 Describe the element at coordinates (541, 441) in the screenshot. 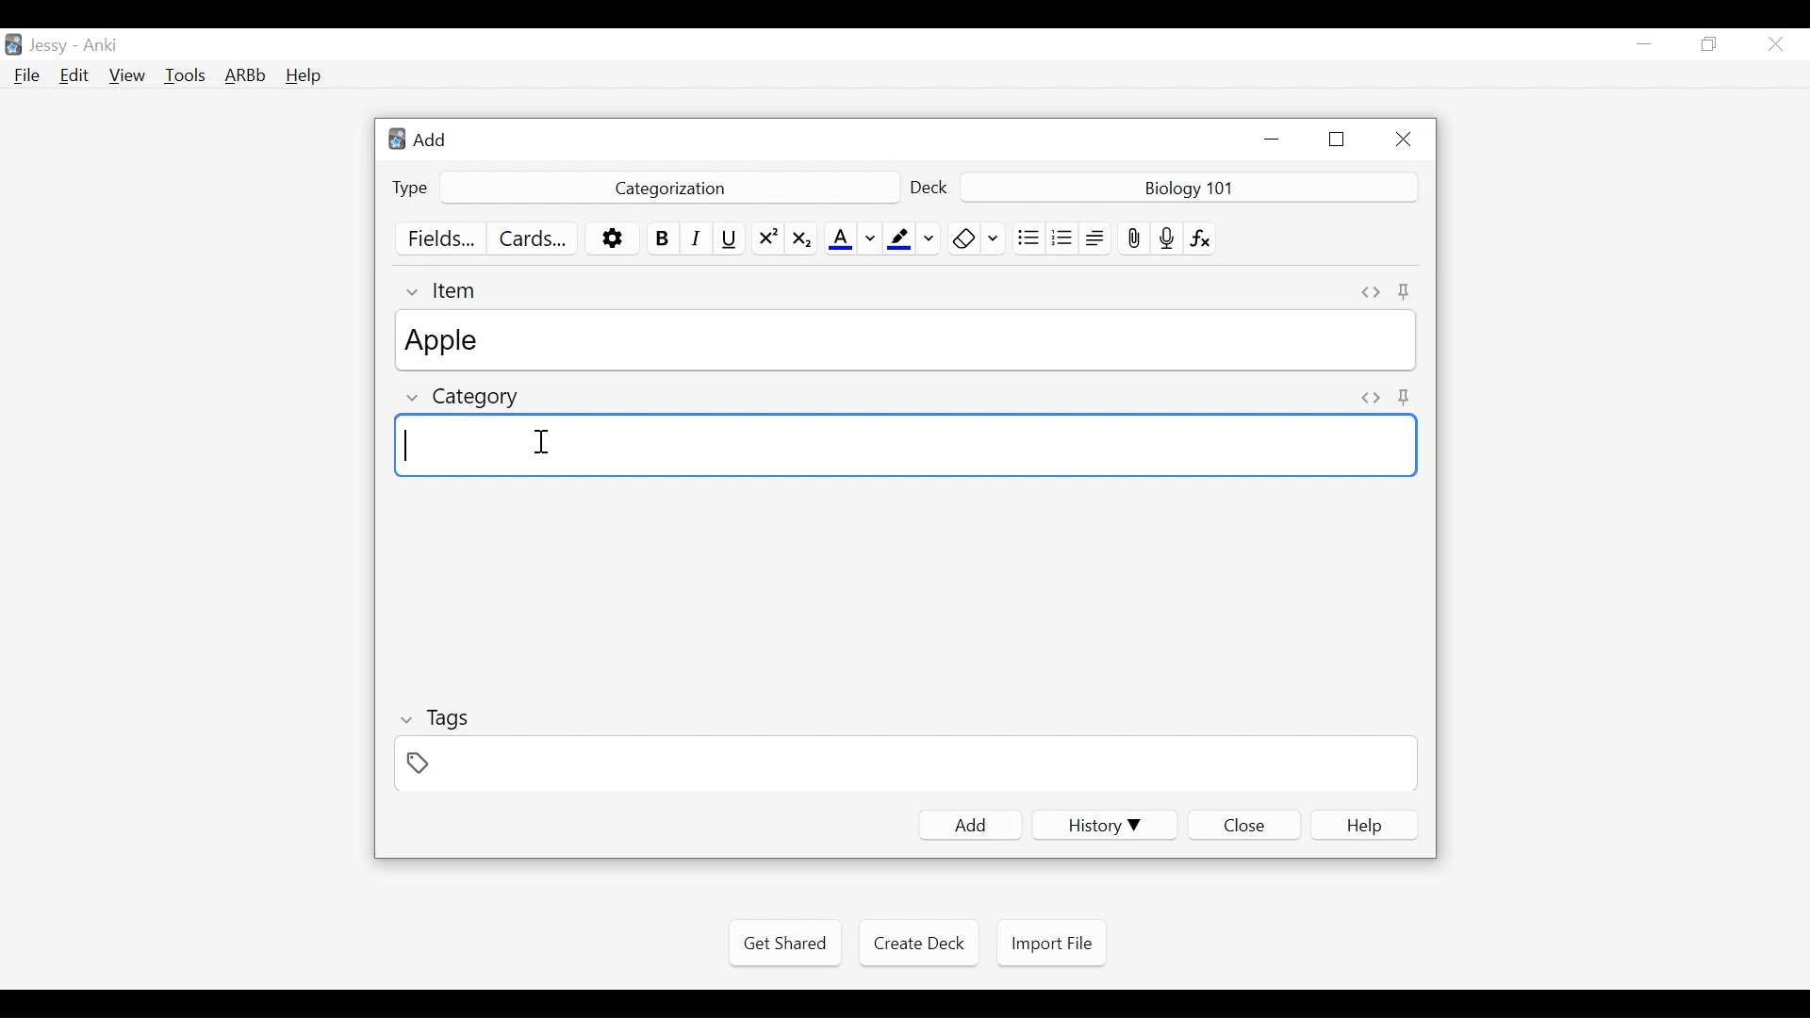

I see `Cursor` at that location.